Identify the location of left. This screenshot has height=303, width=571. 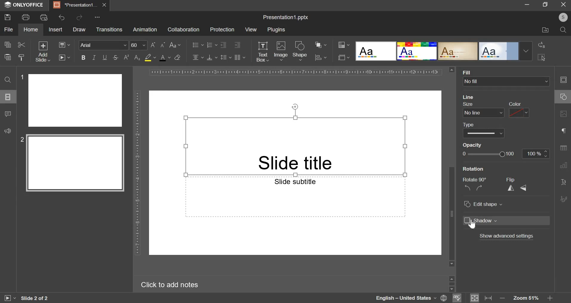
(468, 188).